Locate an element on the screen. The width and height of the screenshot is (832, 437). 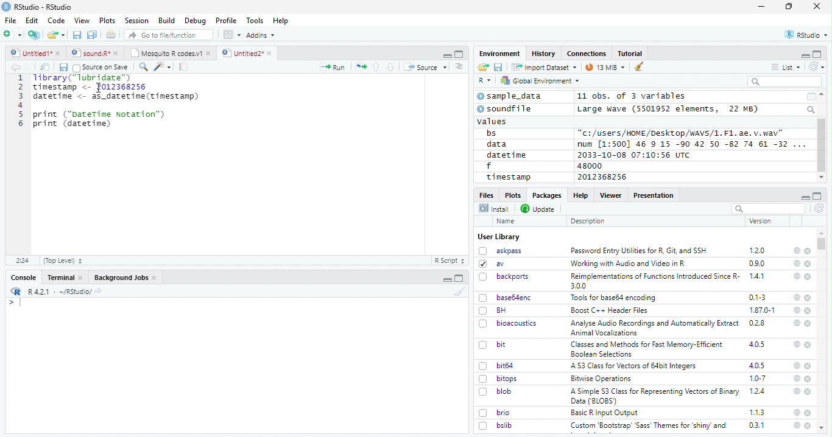
Refresh is located at coordinates (817, 66).